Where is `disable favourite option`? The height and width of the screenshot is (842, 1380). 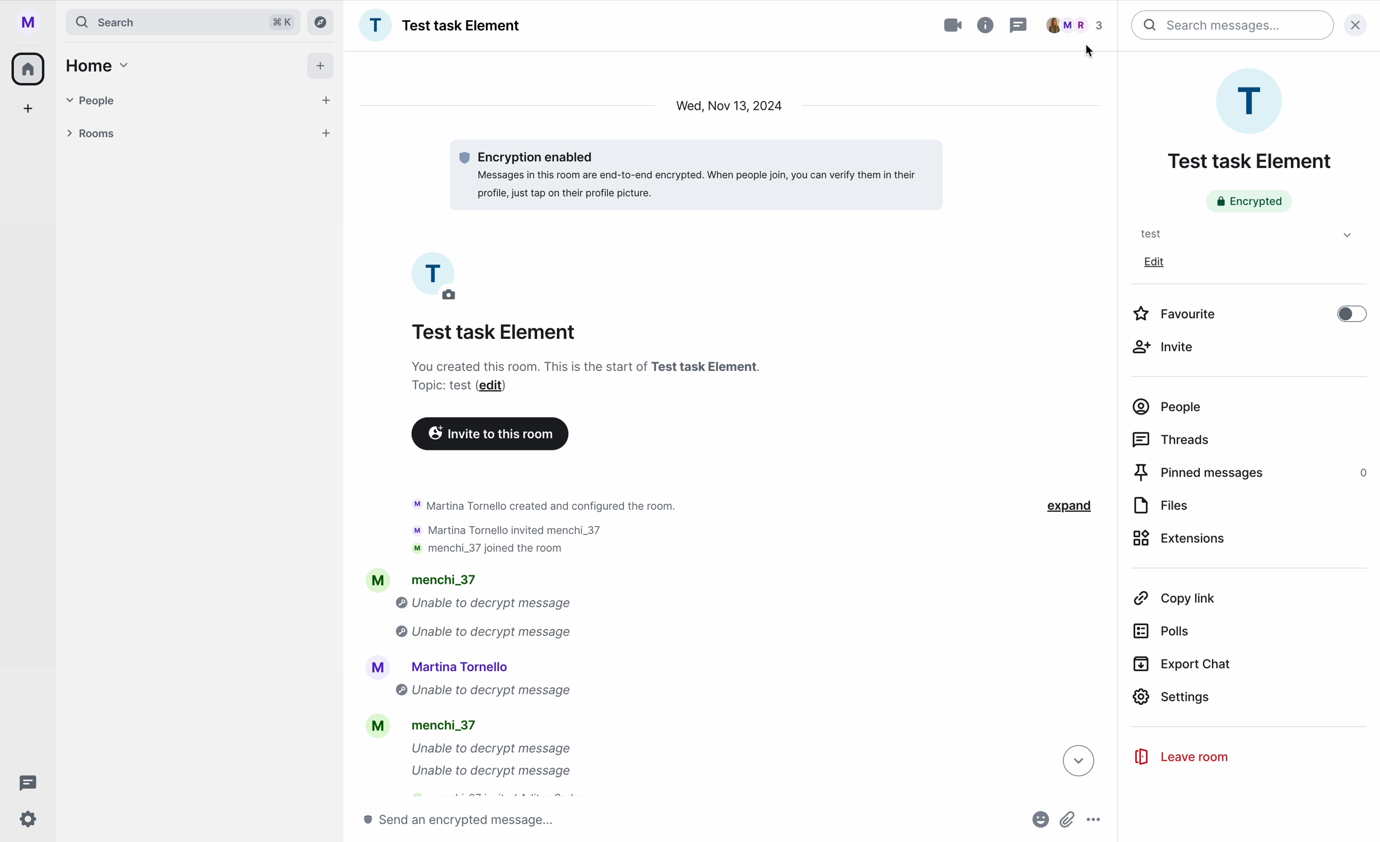 disable favourite option is located at coordinates (1250, 312).